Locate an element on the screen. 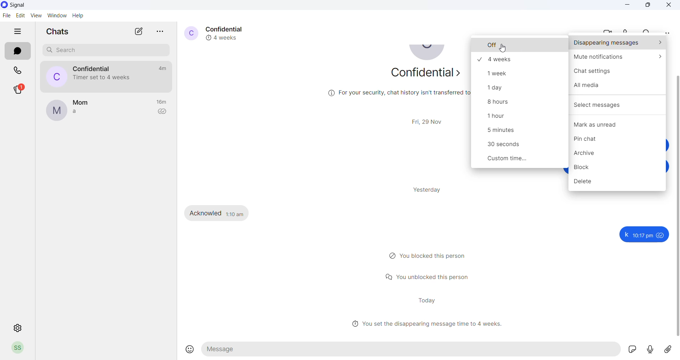 This screenshot has width=680, height=360. select messages is located at coordinates (618, 103).